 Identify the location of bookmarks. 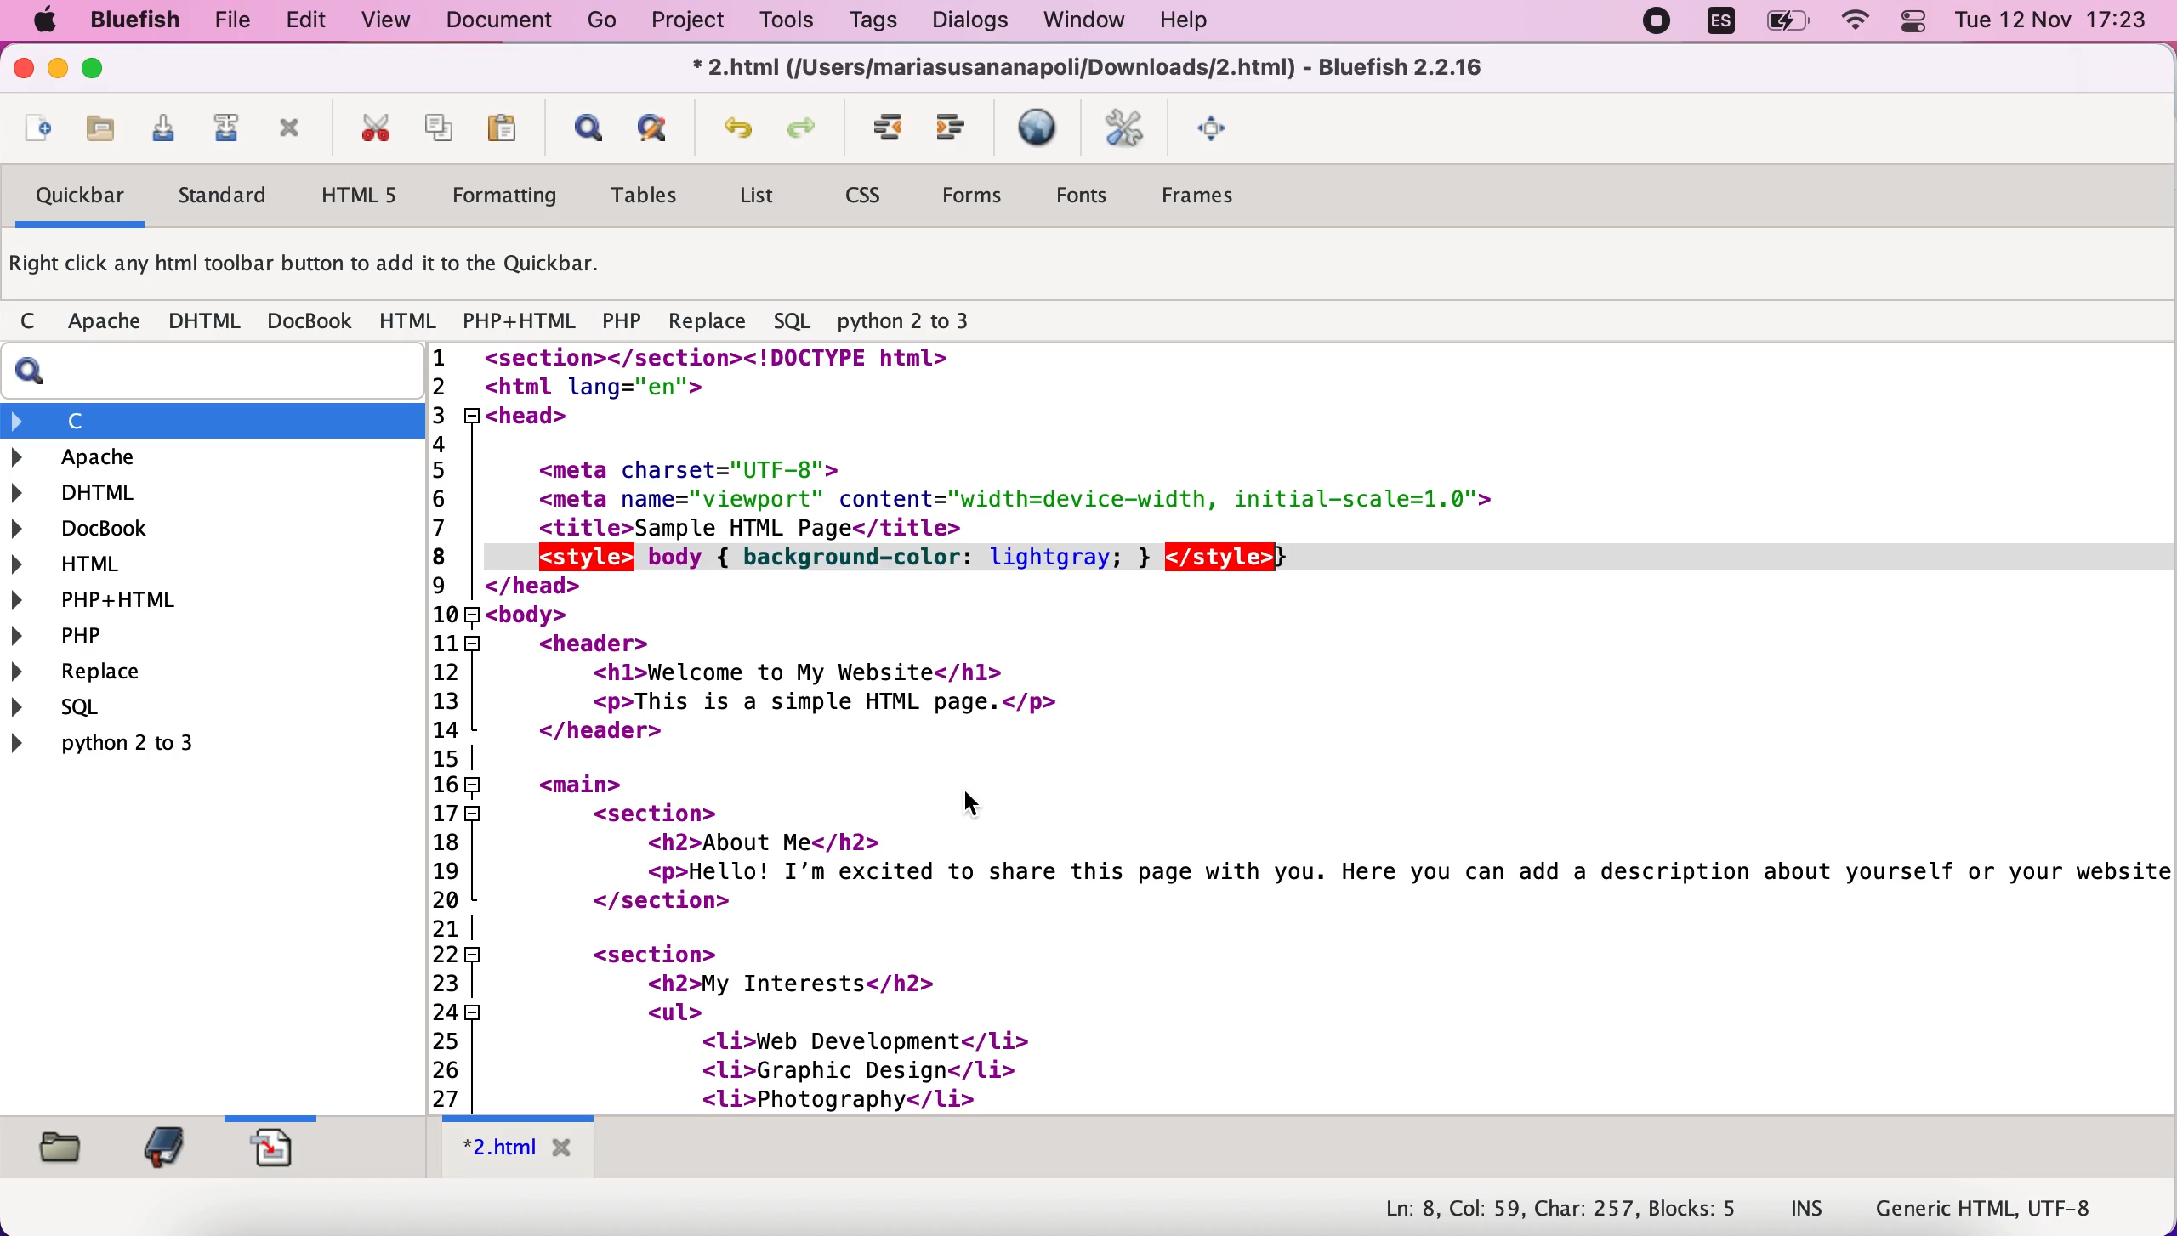
(167, 1149).